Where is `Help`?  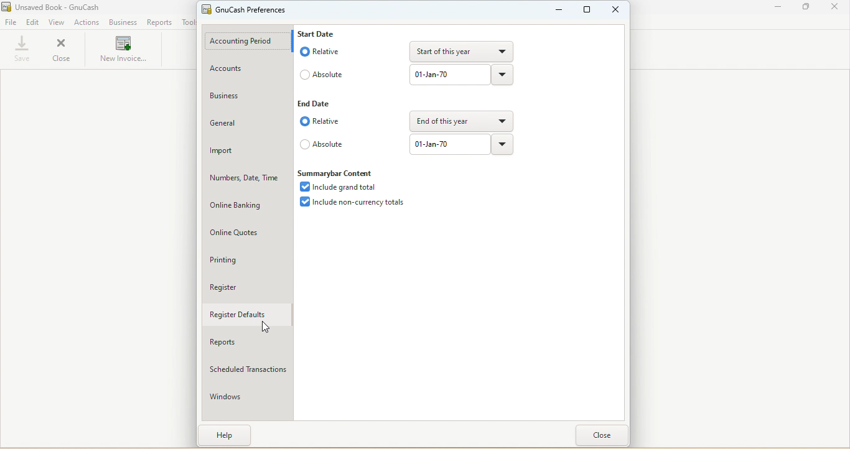
Help is located at coordinates (227, 436).